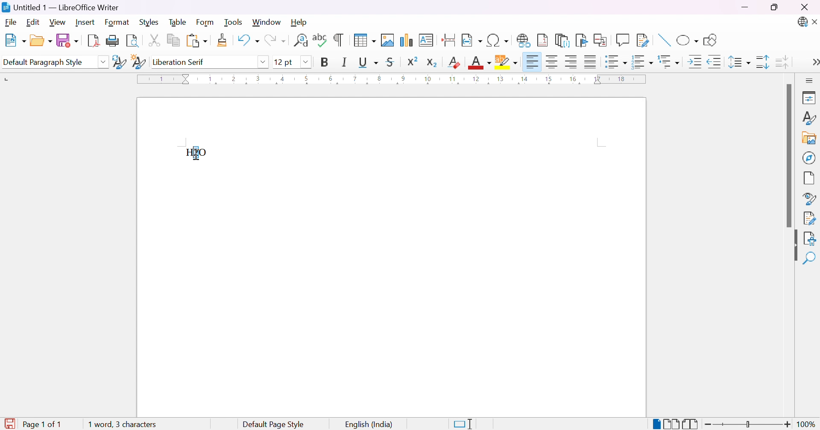 The width and height of the screenshot is (820, 430). Describe the element at coordinates (364, 40) in the screenshot. I see `Insert table` at that location.